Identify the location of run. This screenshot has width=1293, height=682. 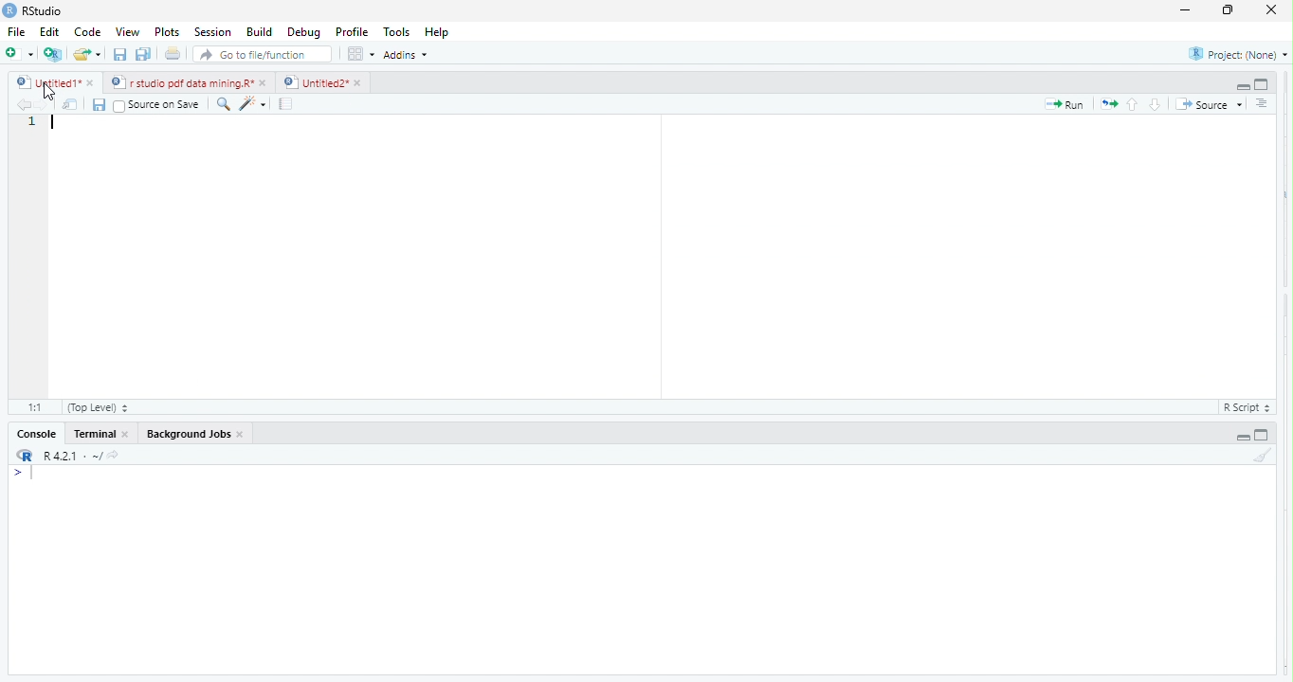
(1065, 105).